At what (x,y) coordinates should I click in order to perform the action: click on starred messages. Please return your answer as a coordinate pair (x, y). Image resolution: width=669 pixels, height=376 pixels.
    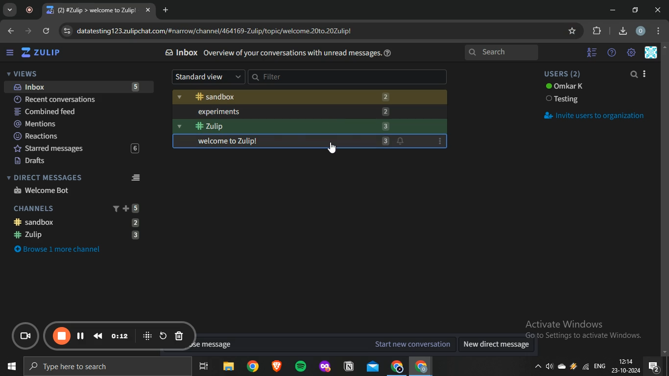
    Looking at the image, I should click on (74, 149).